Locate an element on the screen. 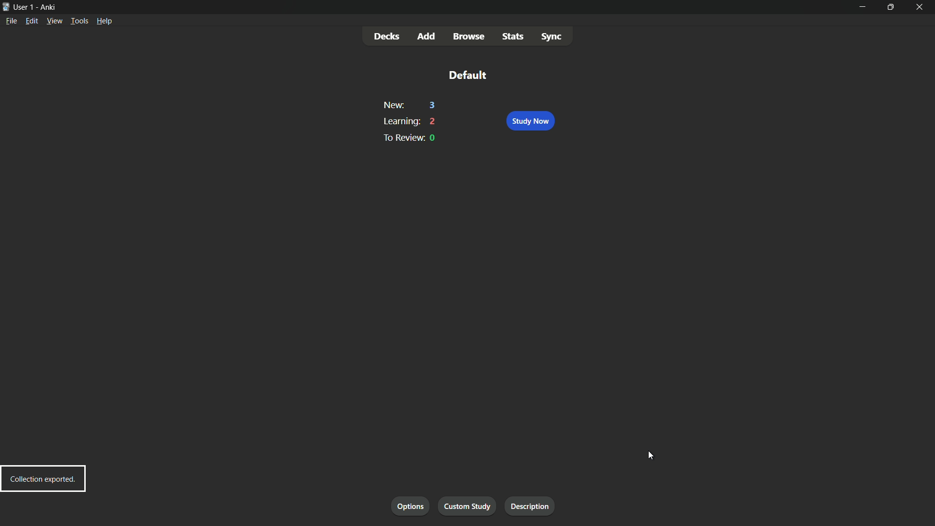 This screenshot has width=935, height=526. stats is located at coordinates (514, 36).